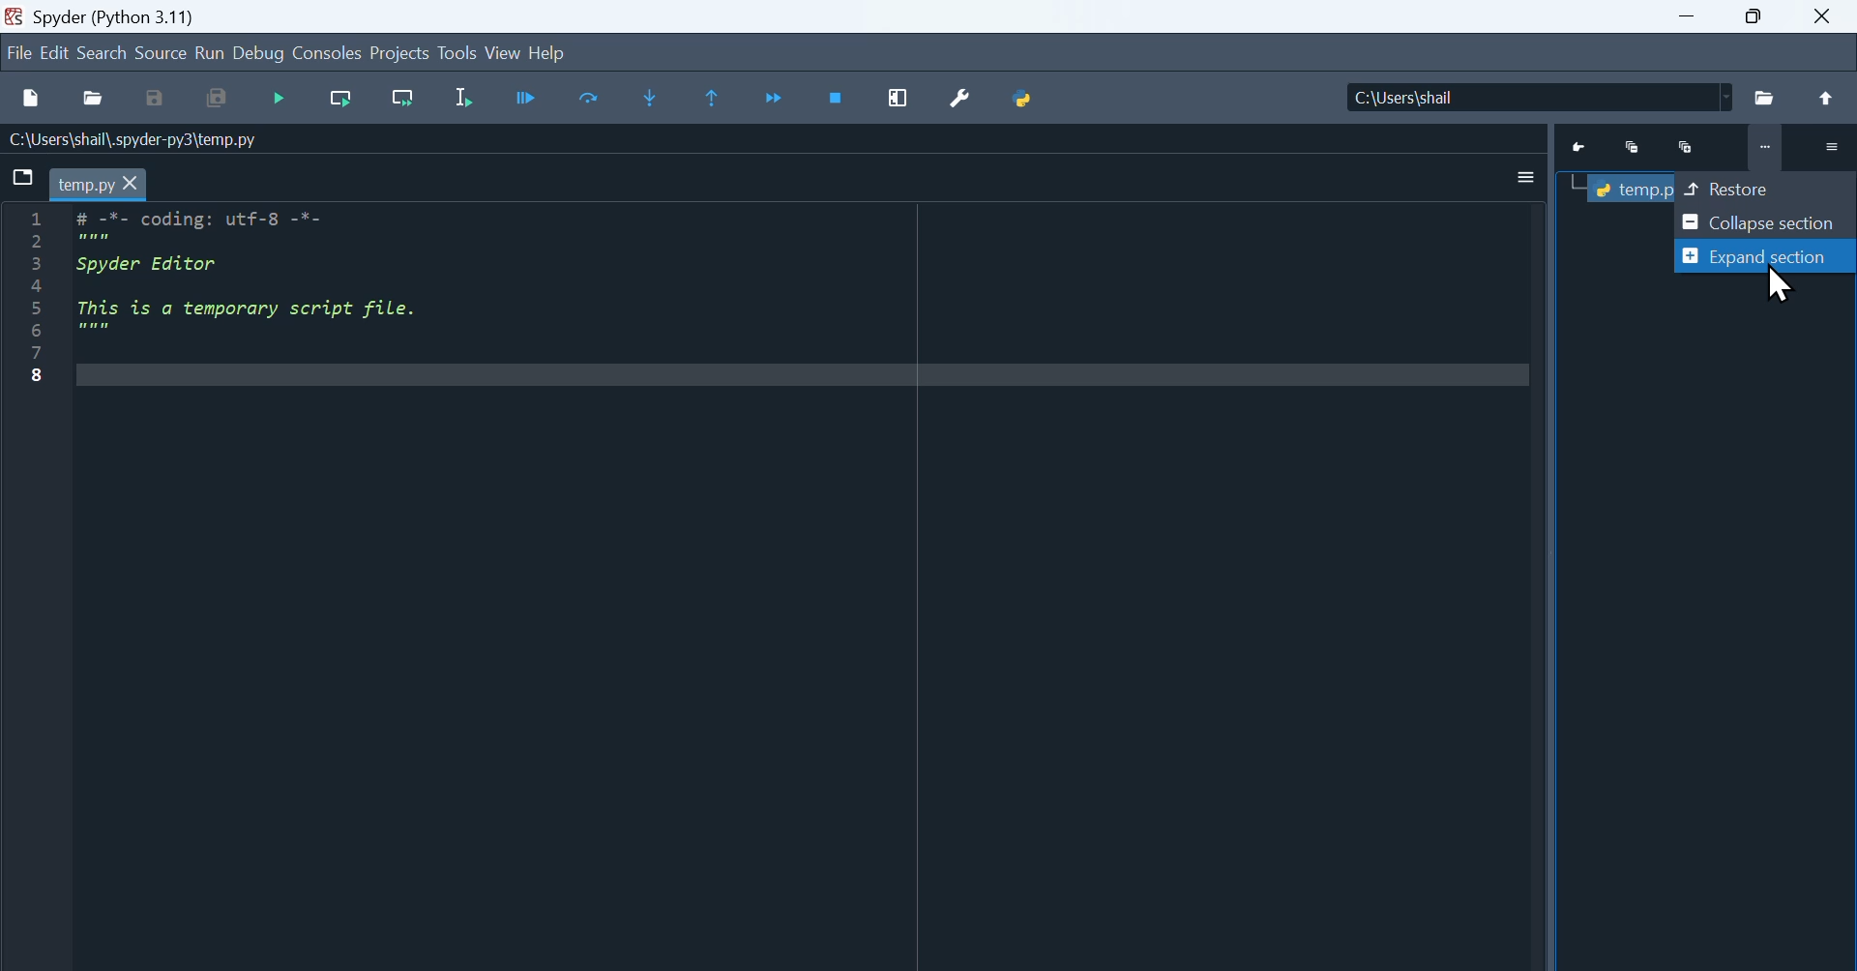 The image size is (1857, 971). Describe the element at coordinates (210, 54) in the screenshot. I see `run` at that location.